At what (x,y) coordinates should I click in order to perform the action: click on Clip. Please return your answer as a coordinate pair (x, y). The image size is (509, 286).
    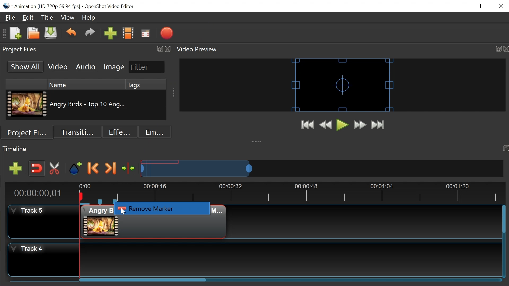
    Looking at the image, I should click on (27, 104).